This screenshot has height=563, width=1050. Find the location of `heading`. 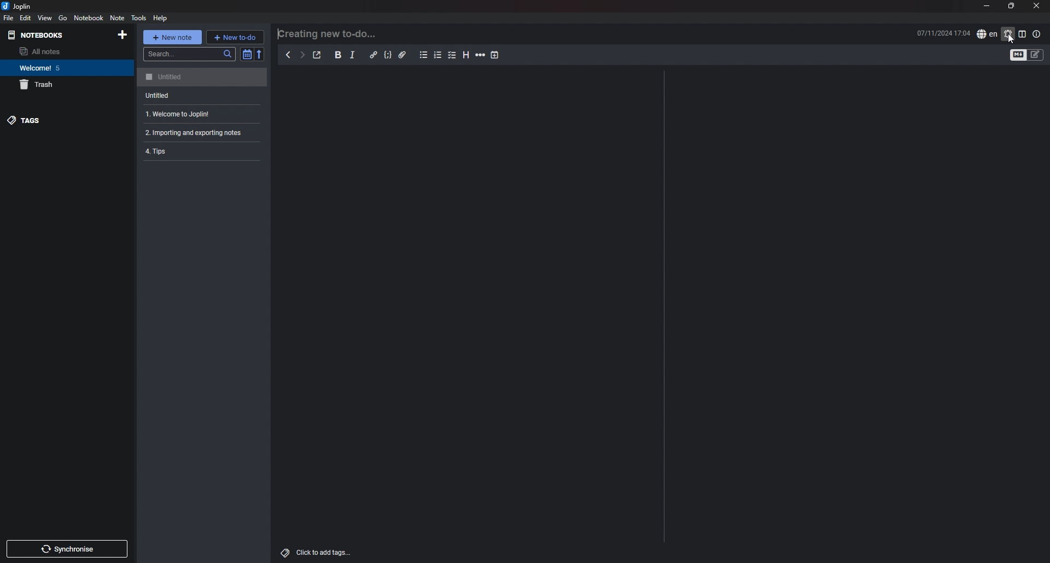

heading is located at coordinates (466, 55).